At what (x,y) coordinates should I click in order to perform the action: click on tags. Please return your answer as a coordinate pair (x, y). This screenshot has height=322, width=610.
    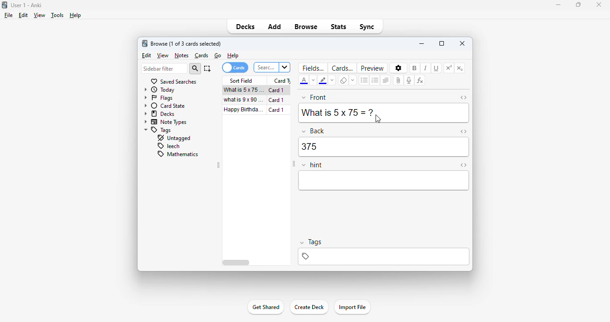
    Looking at the image, I should click on (158, 131).